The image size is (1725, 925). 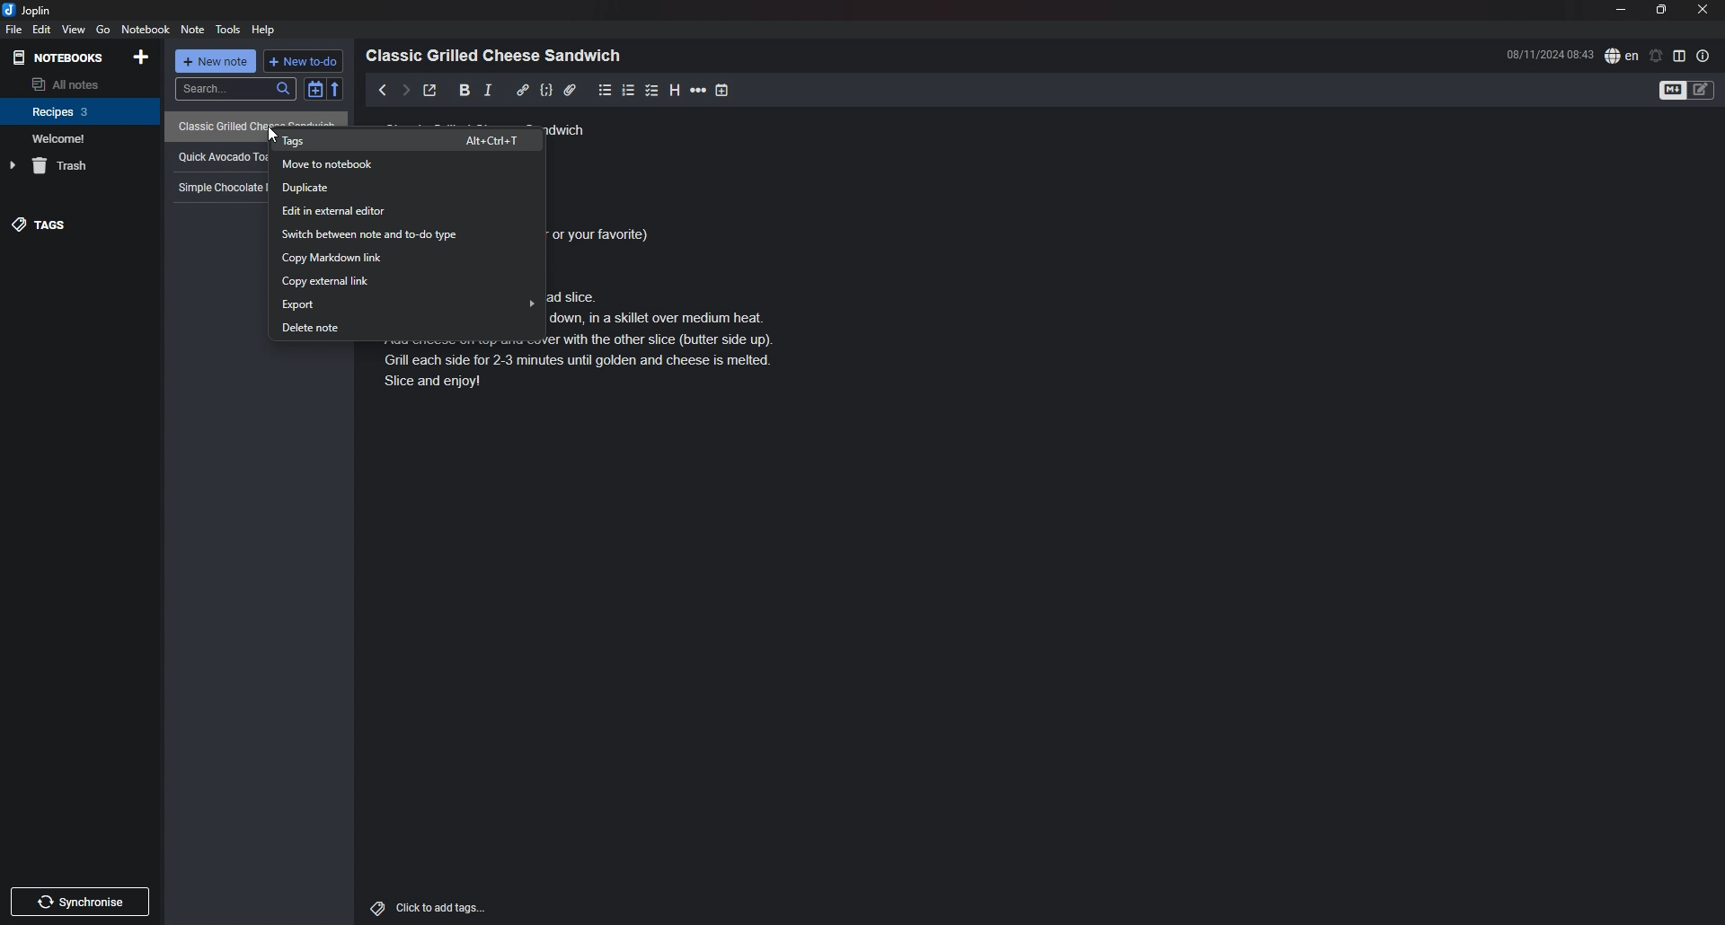 What do you see at coordinates (407, 189) in the screenshot?
I see `duplicate` at bounding box center [407, 189].